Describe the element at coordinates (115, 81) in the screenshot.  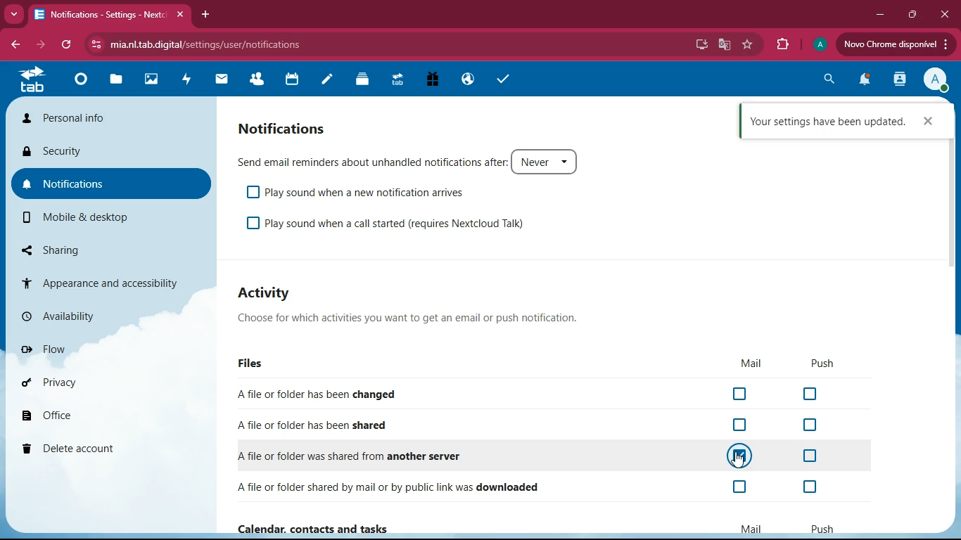
I see `files` at that location.